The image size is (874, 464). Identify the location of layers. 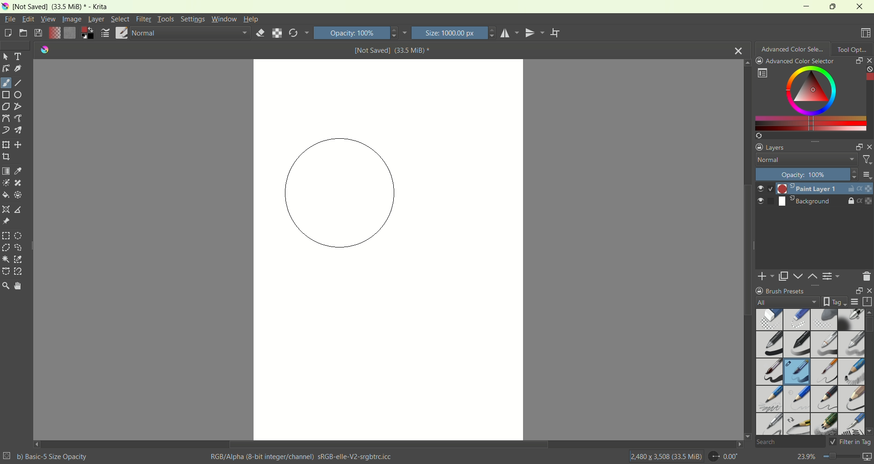
(772, 146).